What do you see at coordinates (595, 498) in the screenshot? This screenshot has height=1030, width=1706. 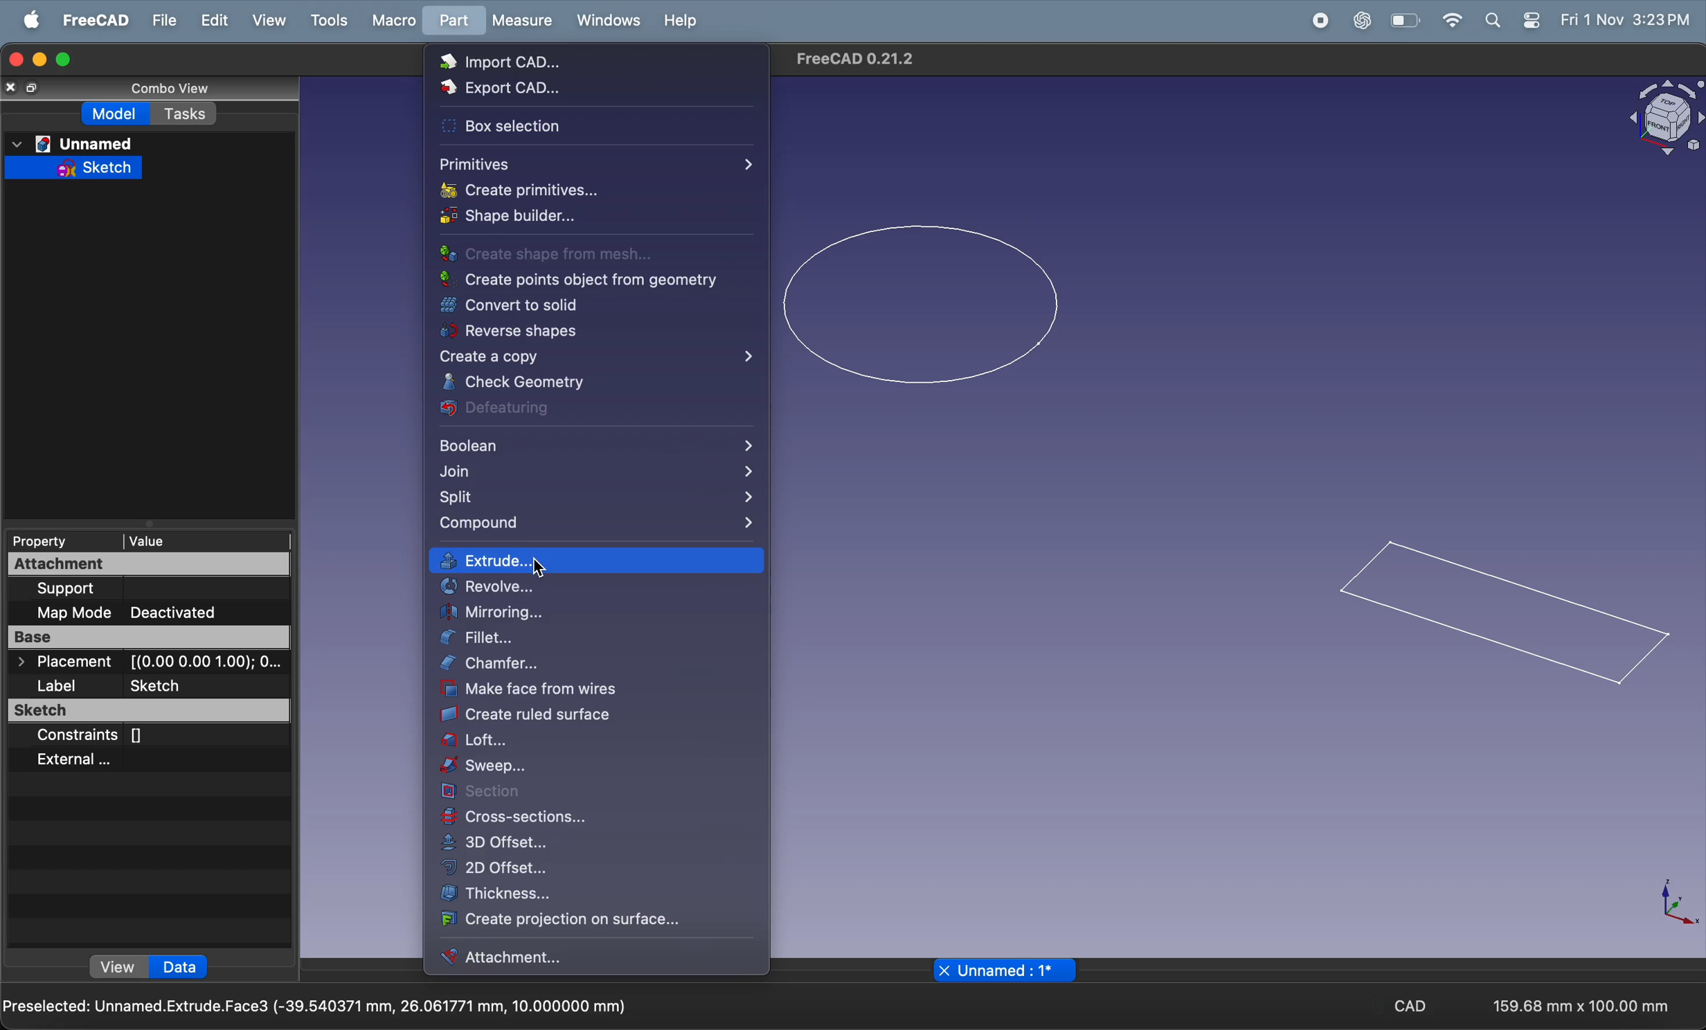 I see `Split` at bounding box center [595, 498].